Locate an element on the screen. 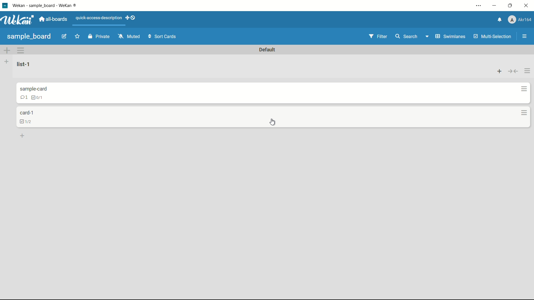  add card to top of list is located at coordinates (499, 69).